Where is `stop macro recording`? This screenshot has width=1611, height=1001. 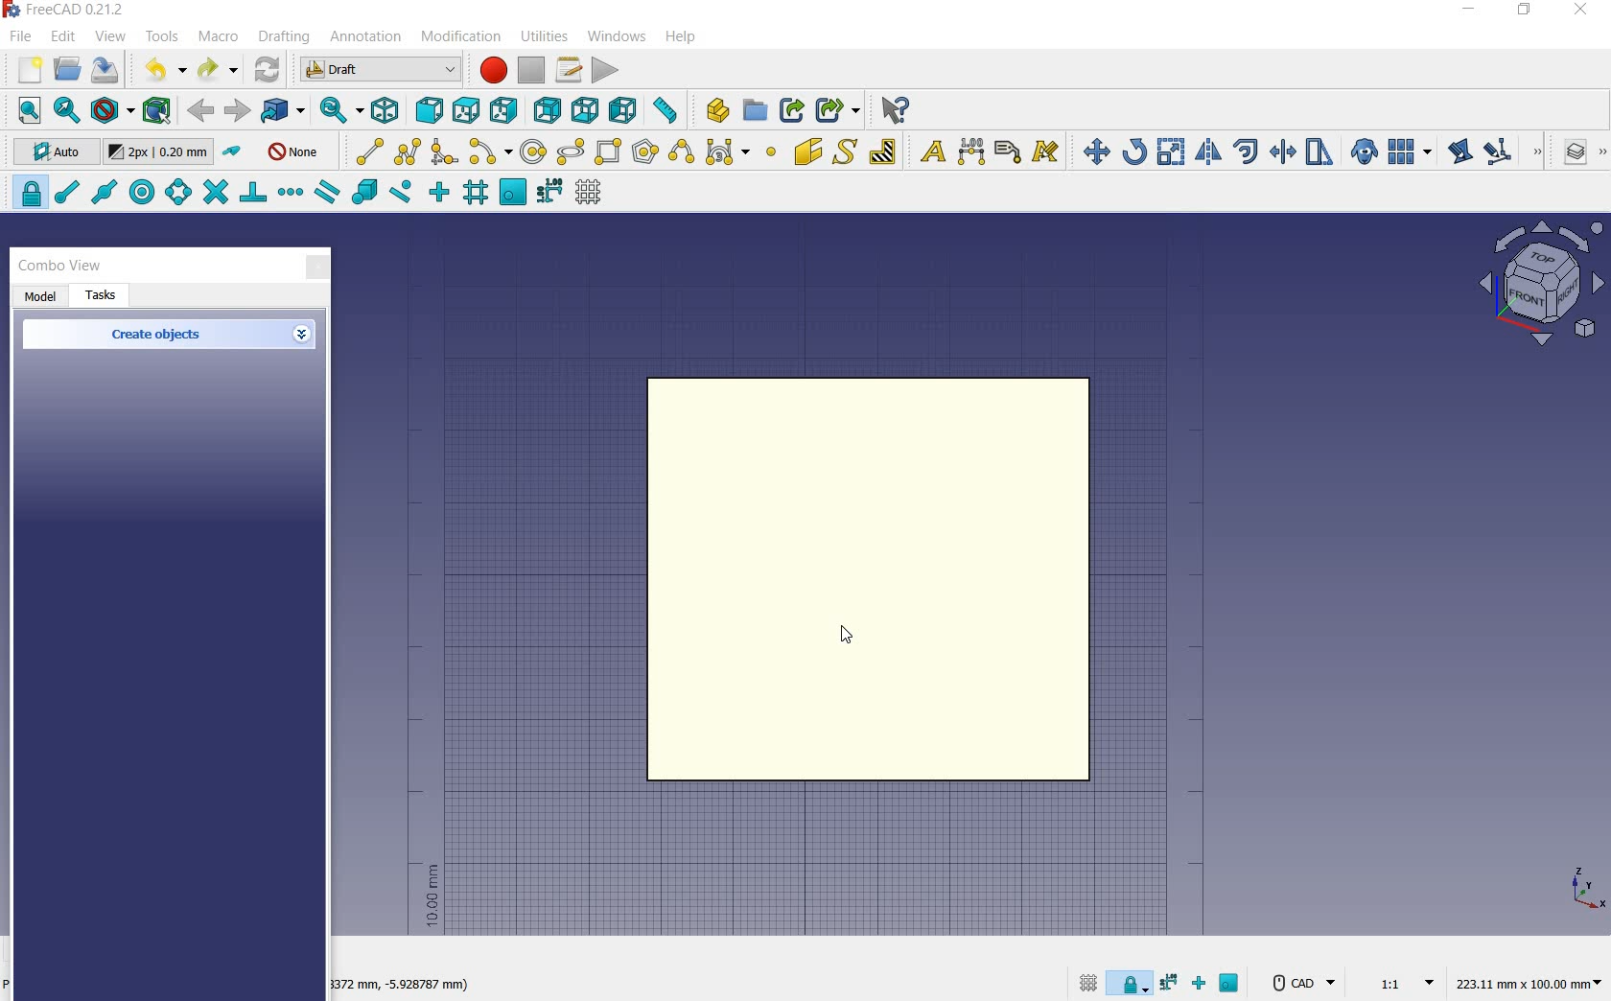 stop macro recording is located at coordinates (532, 70).